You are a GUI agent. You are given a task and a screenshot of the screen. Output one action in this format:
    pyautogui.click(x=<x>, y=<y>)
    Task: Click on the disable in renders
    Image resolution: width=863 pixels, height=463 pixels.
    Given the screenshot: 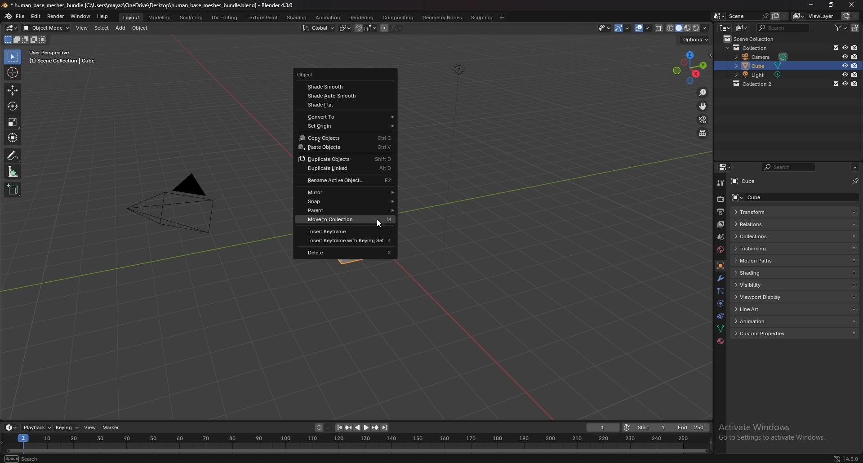 What is the action you would take?
    pyautogui.click(x=856, y=74)
    